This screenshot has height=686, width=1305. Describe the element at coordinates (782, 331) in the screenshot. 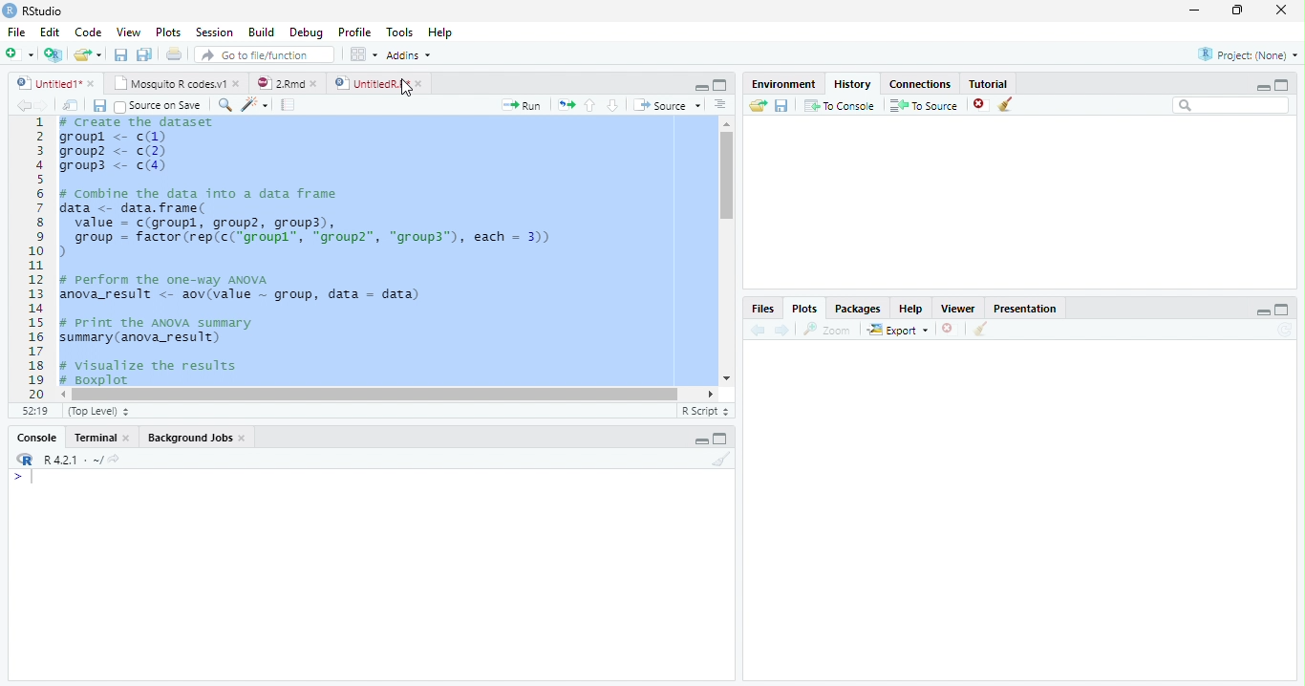

I see `Next` at that location.